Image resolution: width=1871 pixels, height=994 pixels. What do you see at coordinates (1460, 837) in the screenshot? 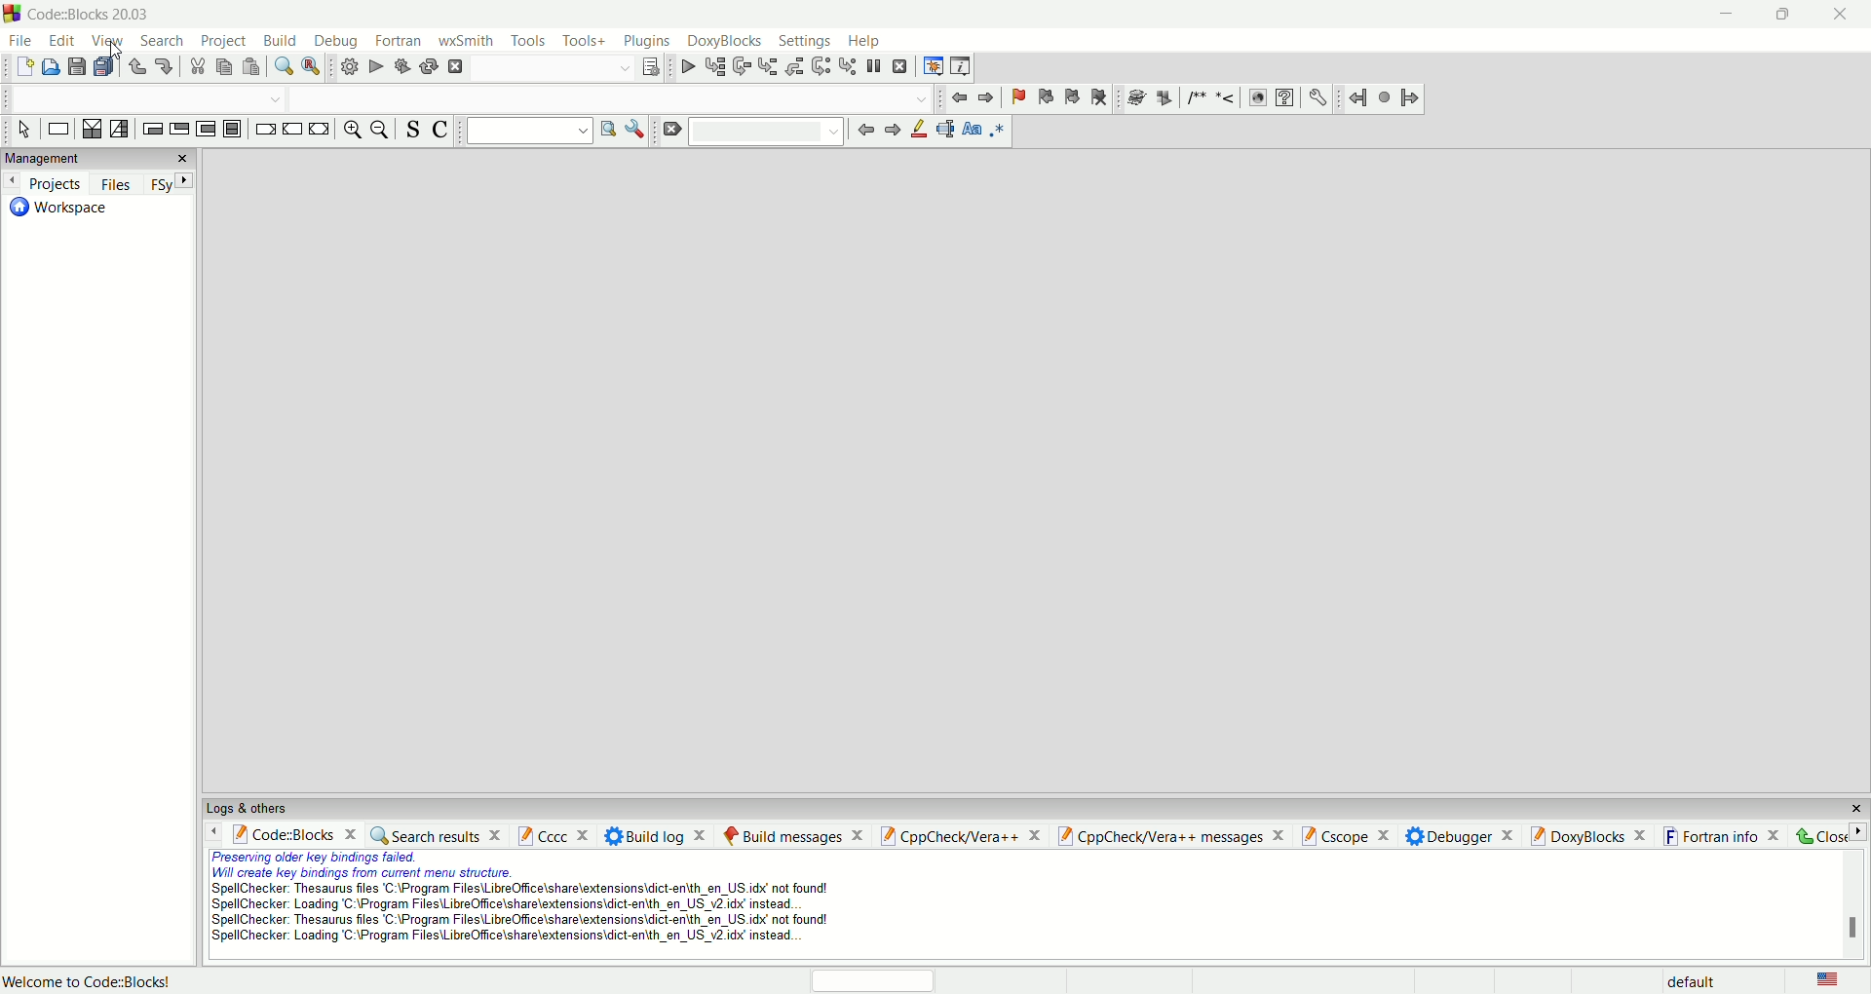
I see `debugger` at bounding box center [1460, 837].